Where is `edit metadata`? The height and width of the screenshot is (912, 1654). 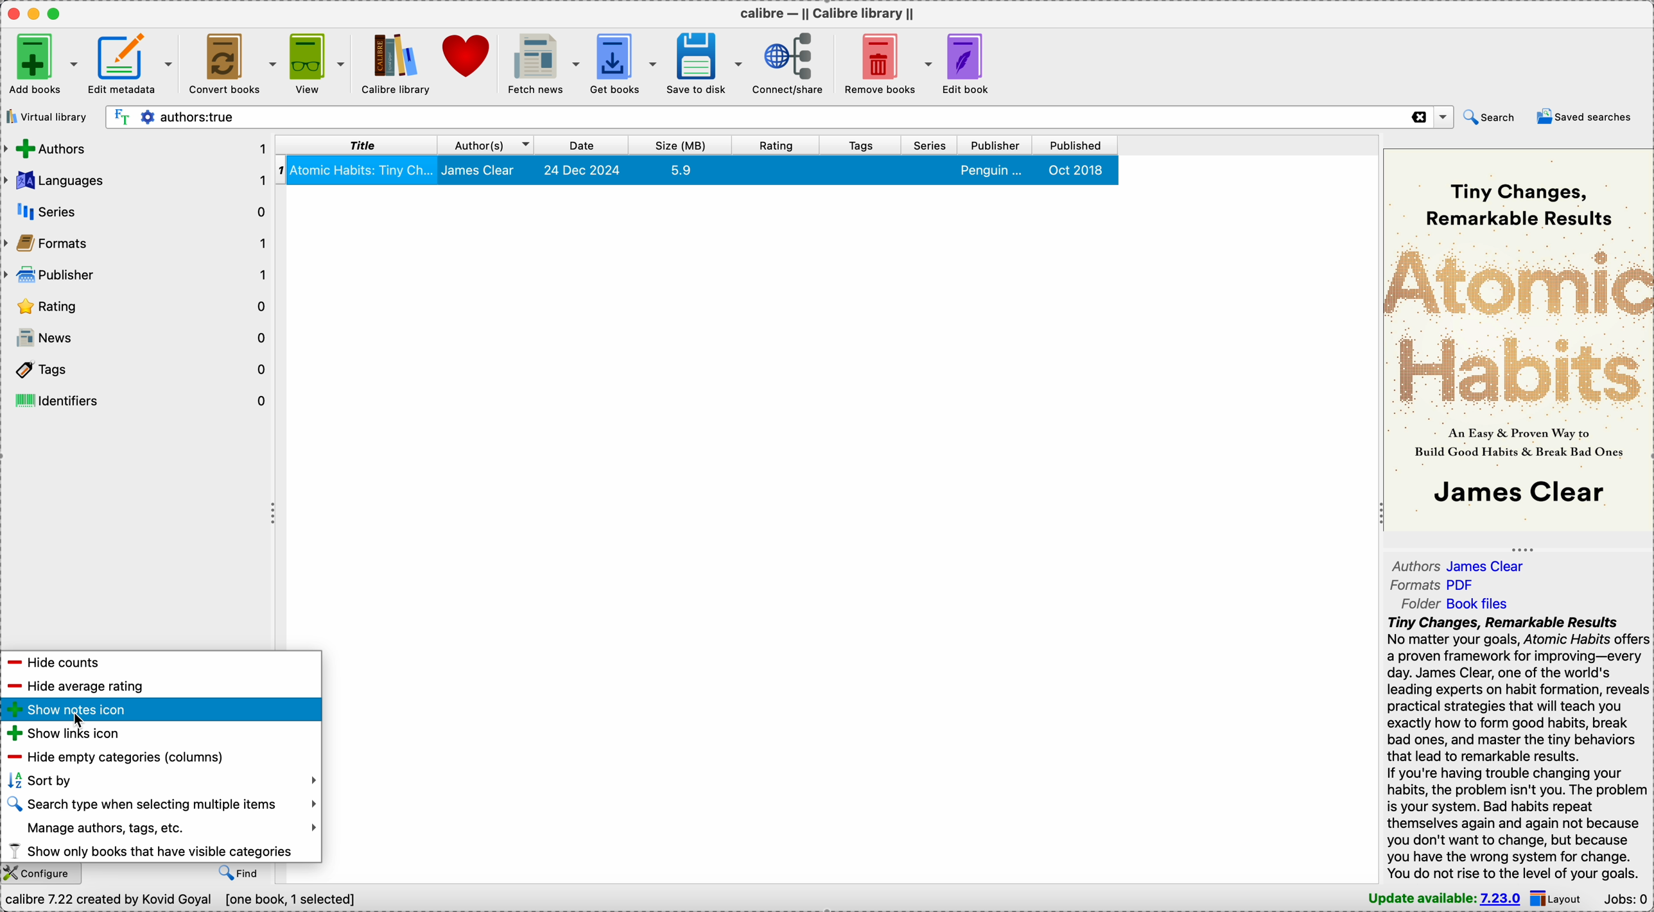 edit metadata is located at coordinates (130, 62).